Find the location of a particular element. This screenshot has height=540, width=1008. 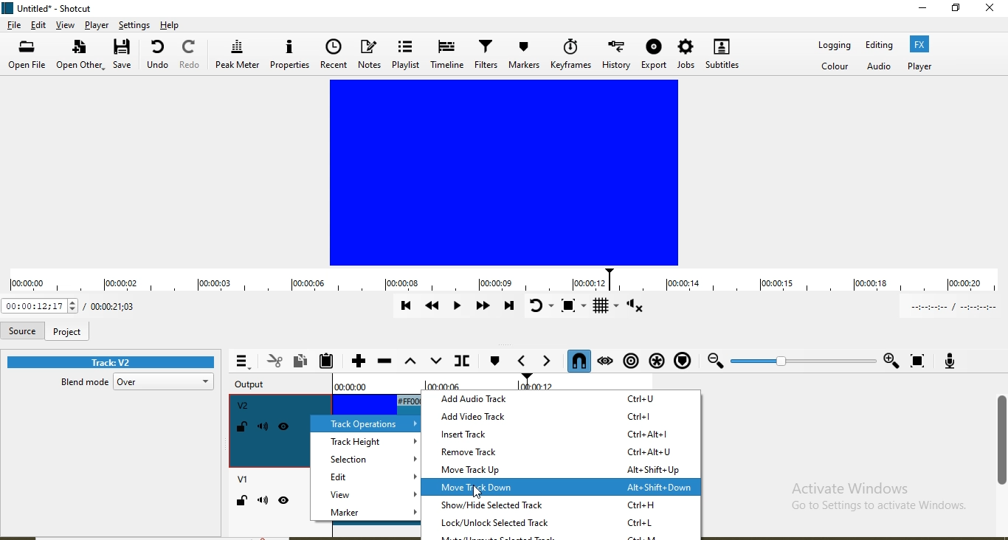

Lift is located at coordinates (410, 362).